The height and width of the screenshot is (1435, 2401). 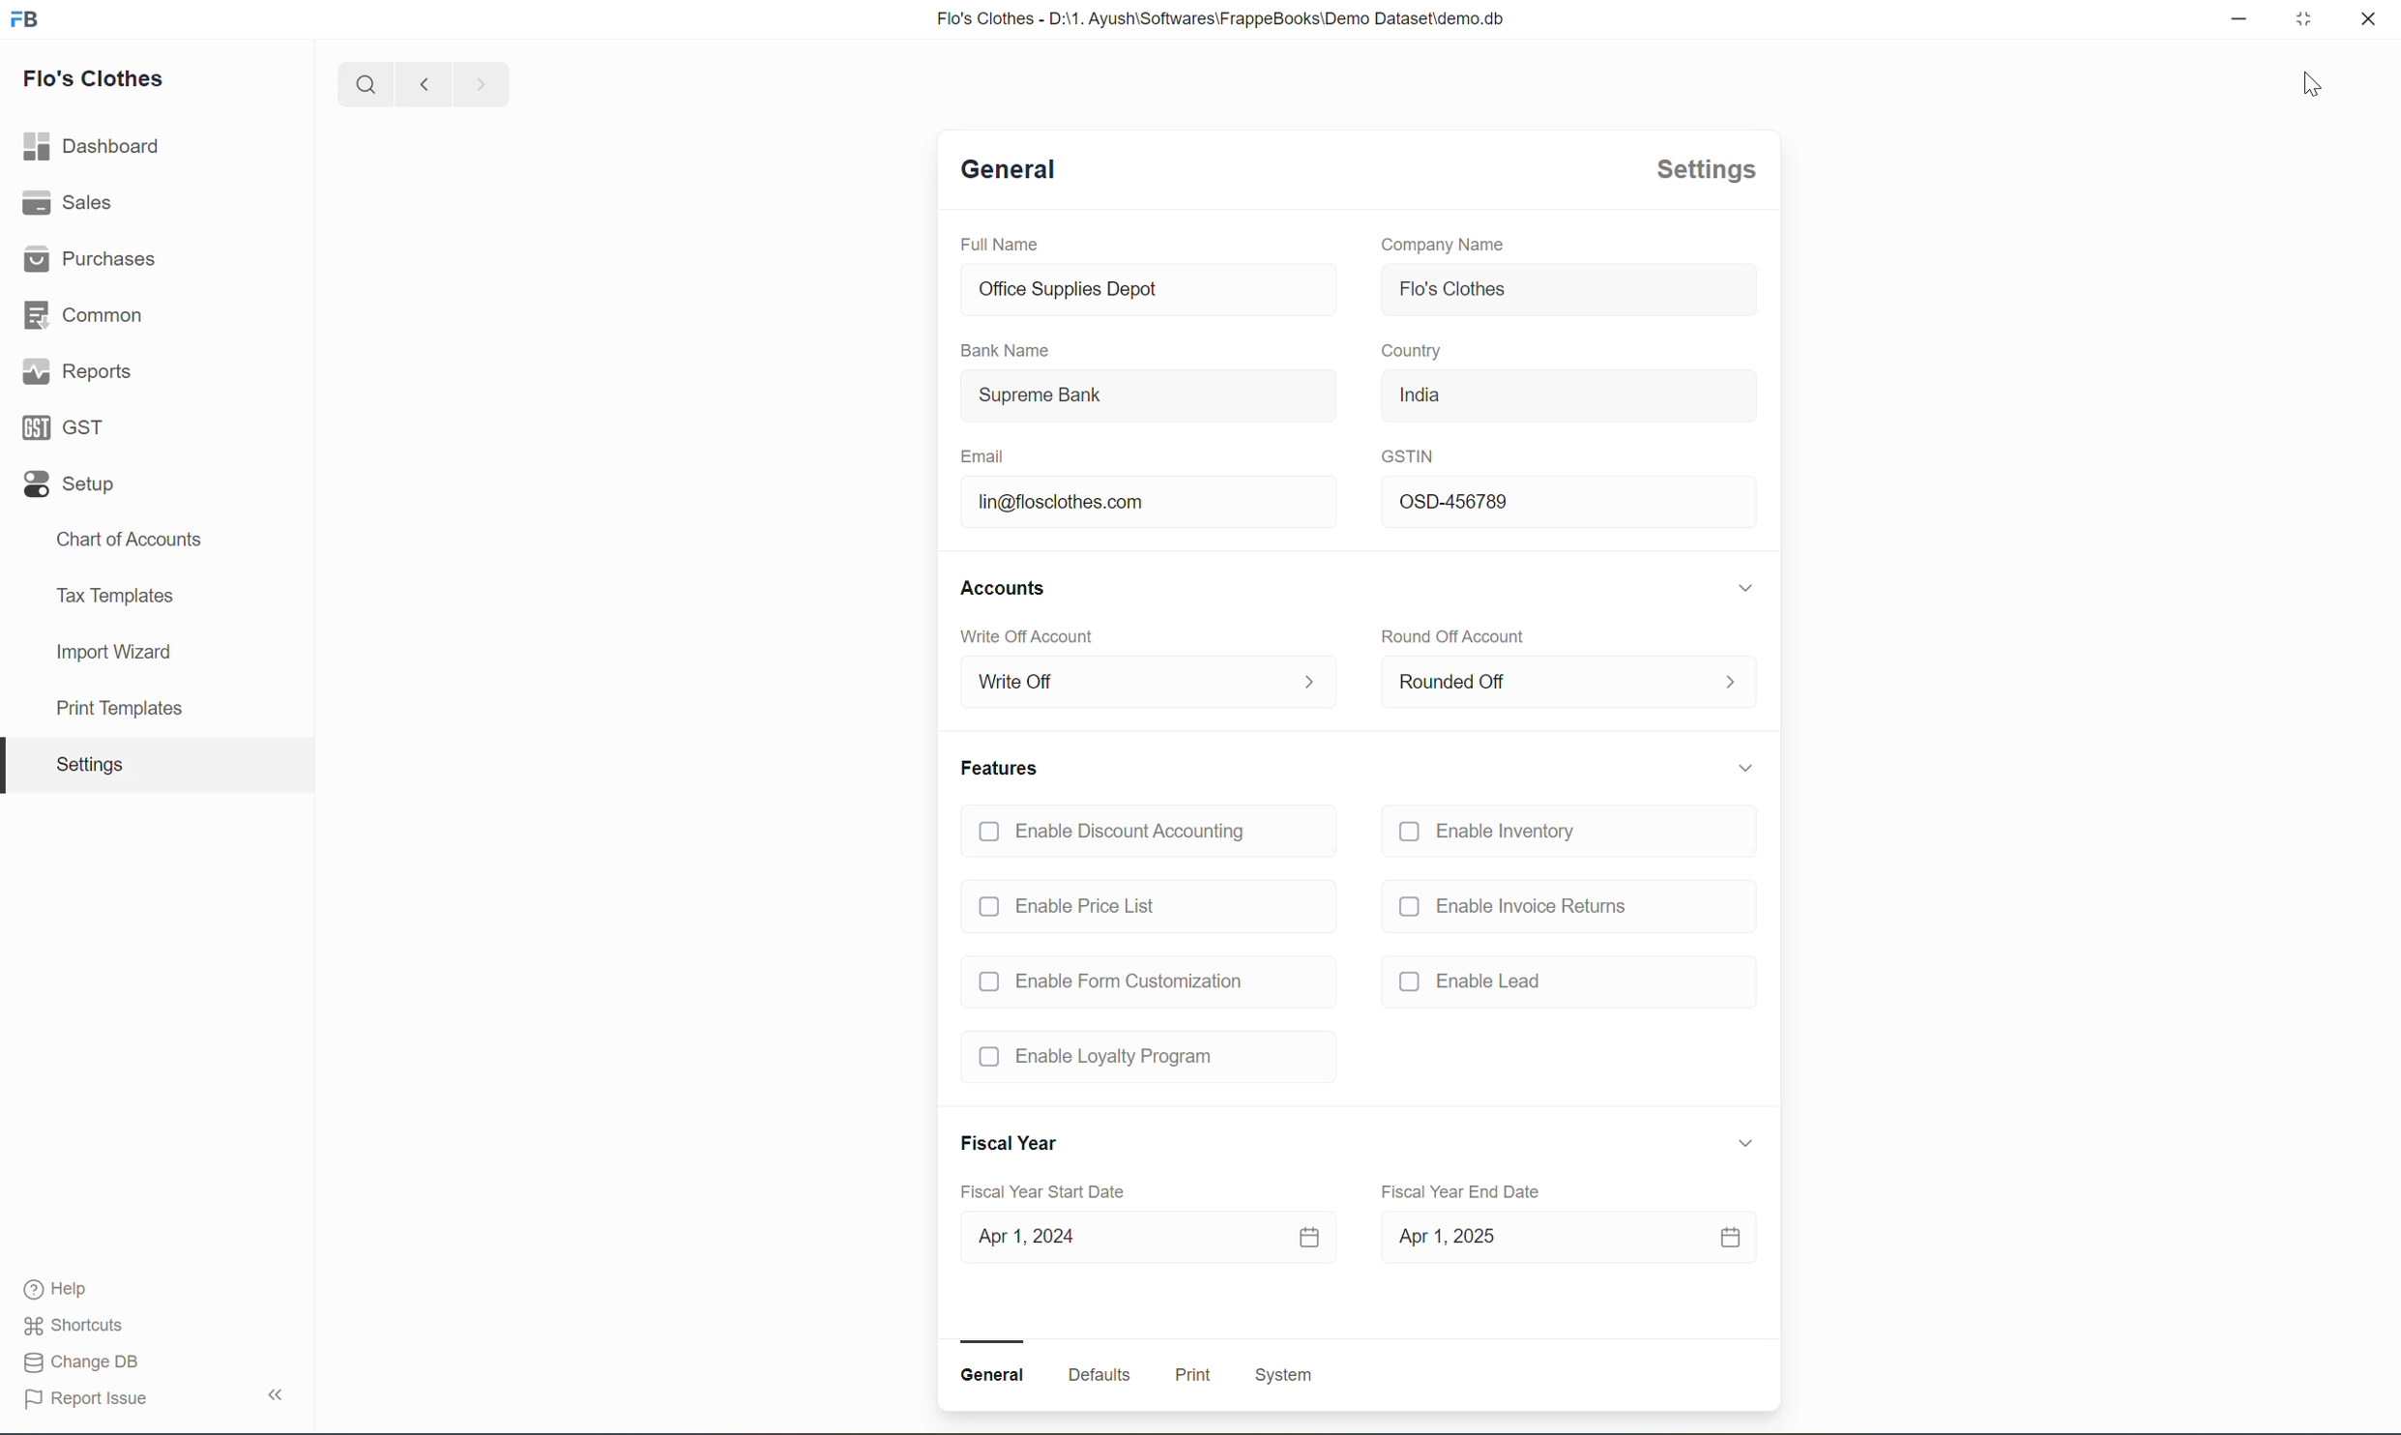 What do you see at coordinates (2308, 86) in the screenshot?
I see `cursor` at bounding box center [2308, 86].